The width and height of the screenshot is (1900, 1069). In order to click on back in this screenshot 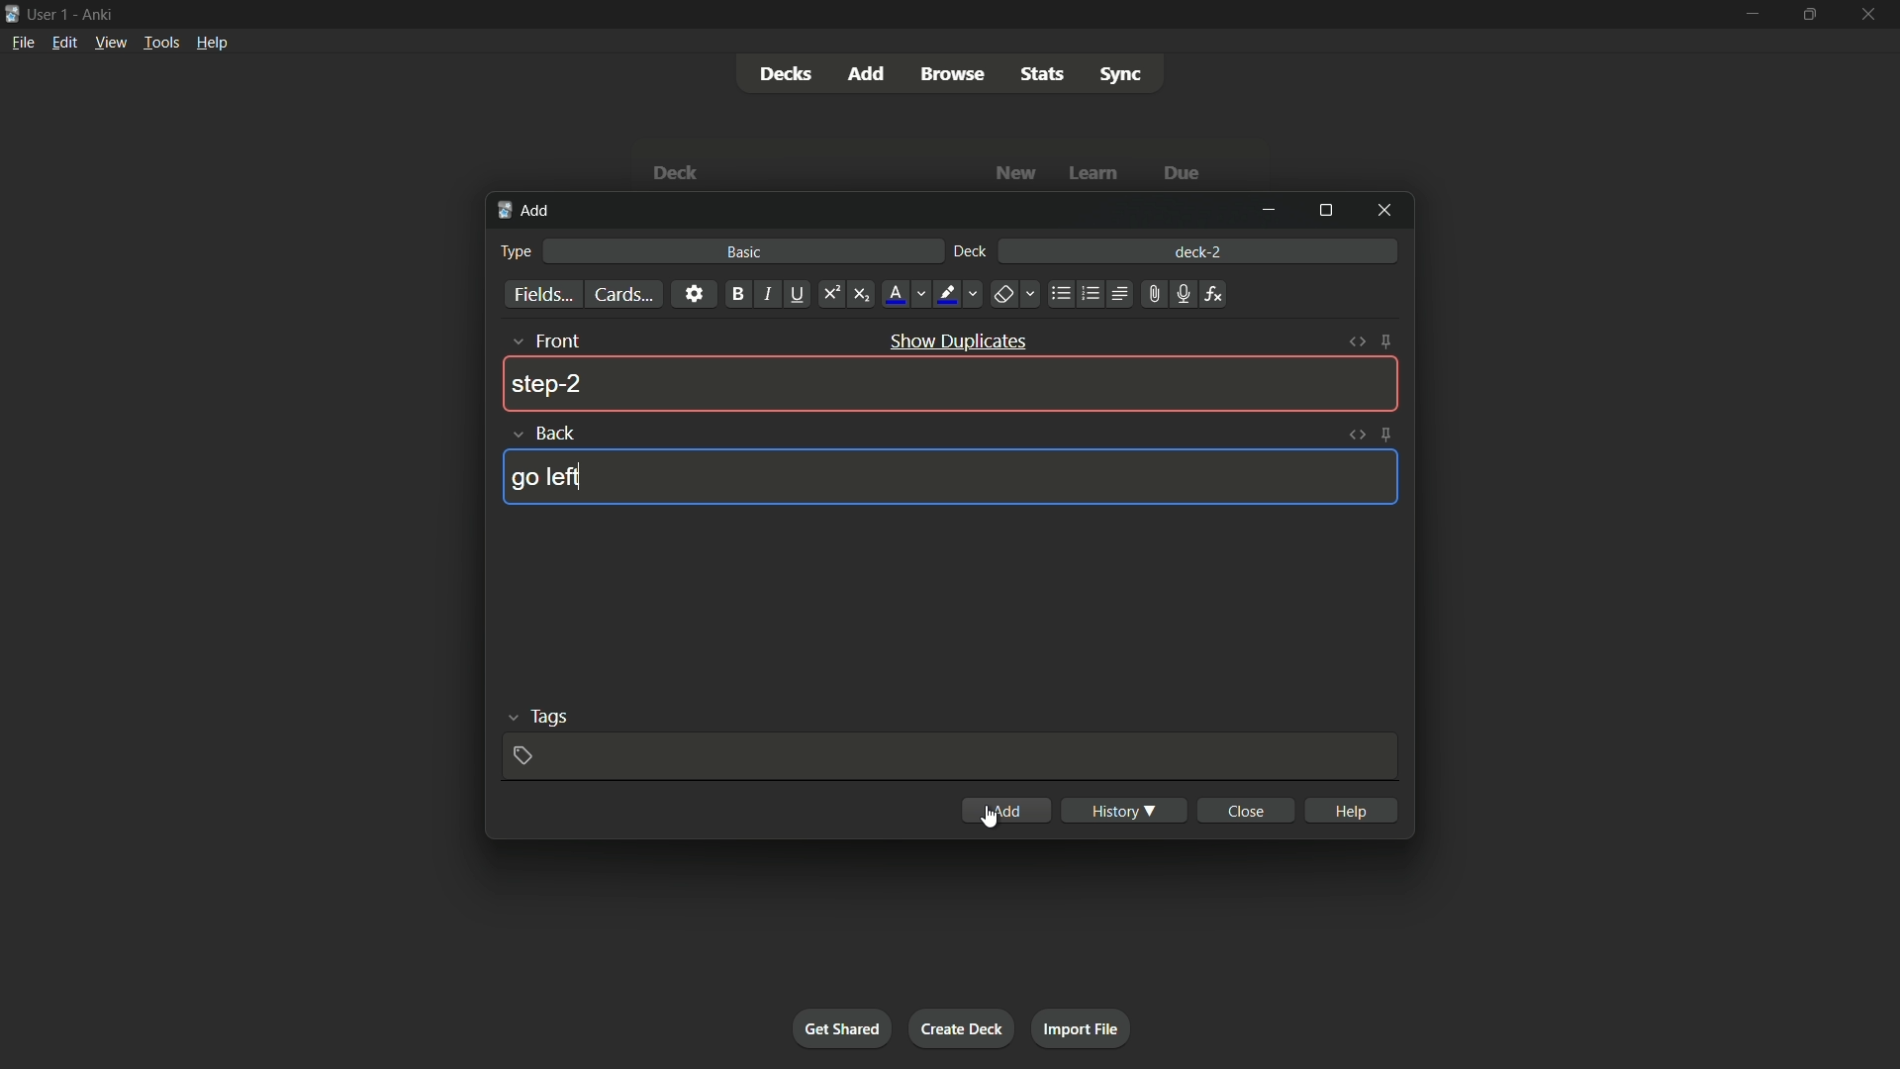, I will do `click(543, 434)`.